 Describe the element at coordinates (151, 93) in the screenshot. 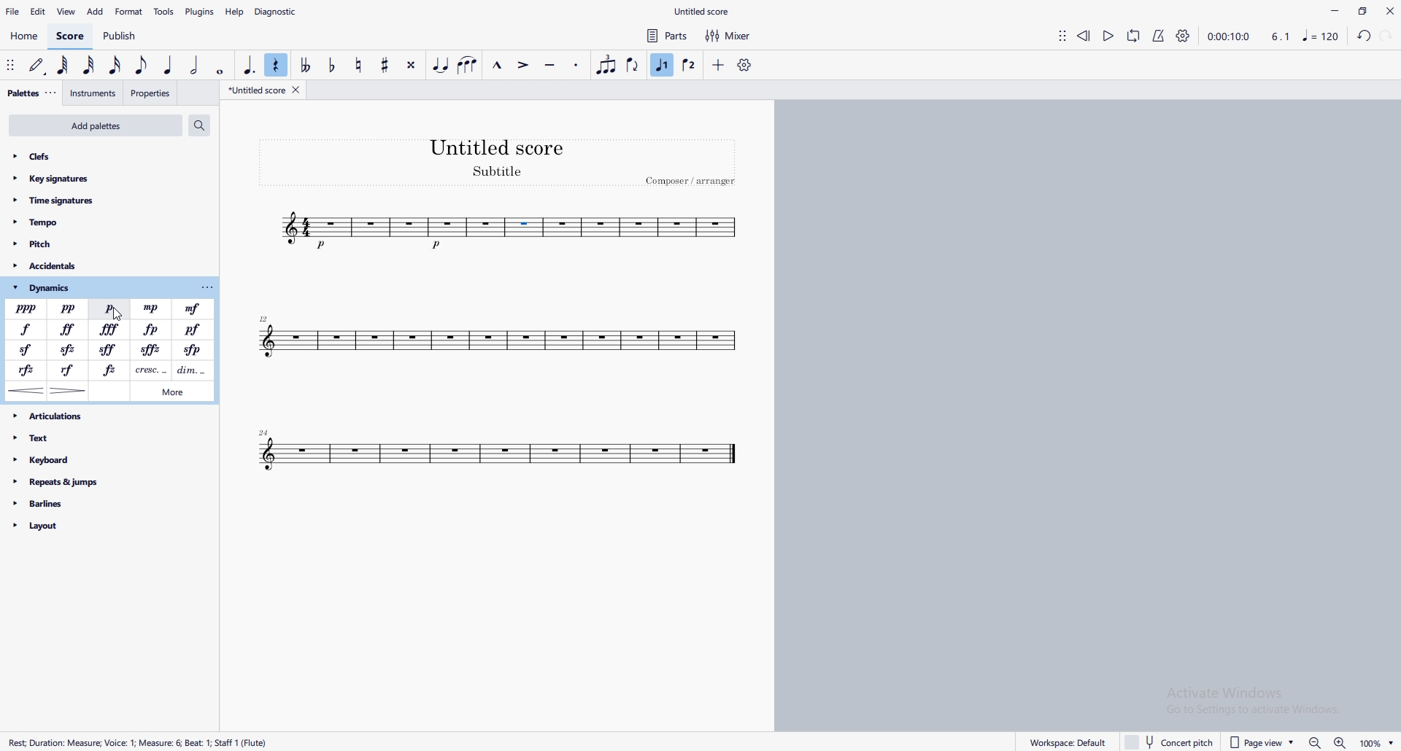

I see `properties` at that location.